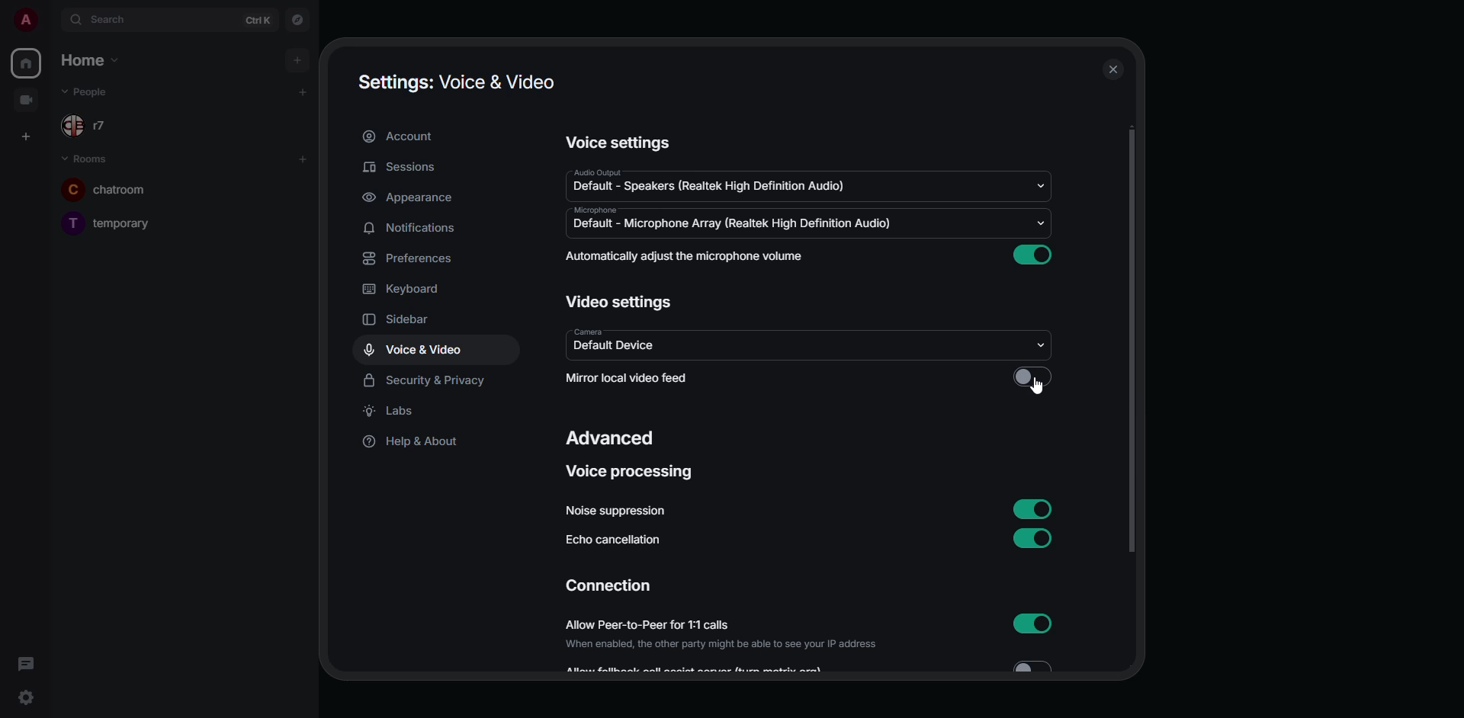 The width and height of the screenshot is (1464, 718). I want to click on preferences, so click(412, 258).